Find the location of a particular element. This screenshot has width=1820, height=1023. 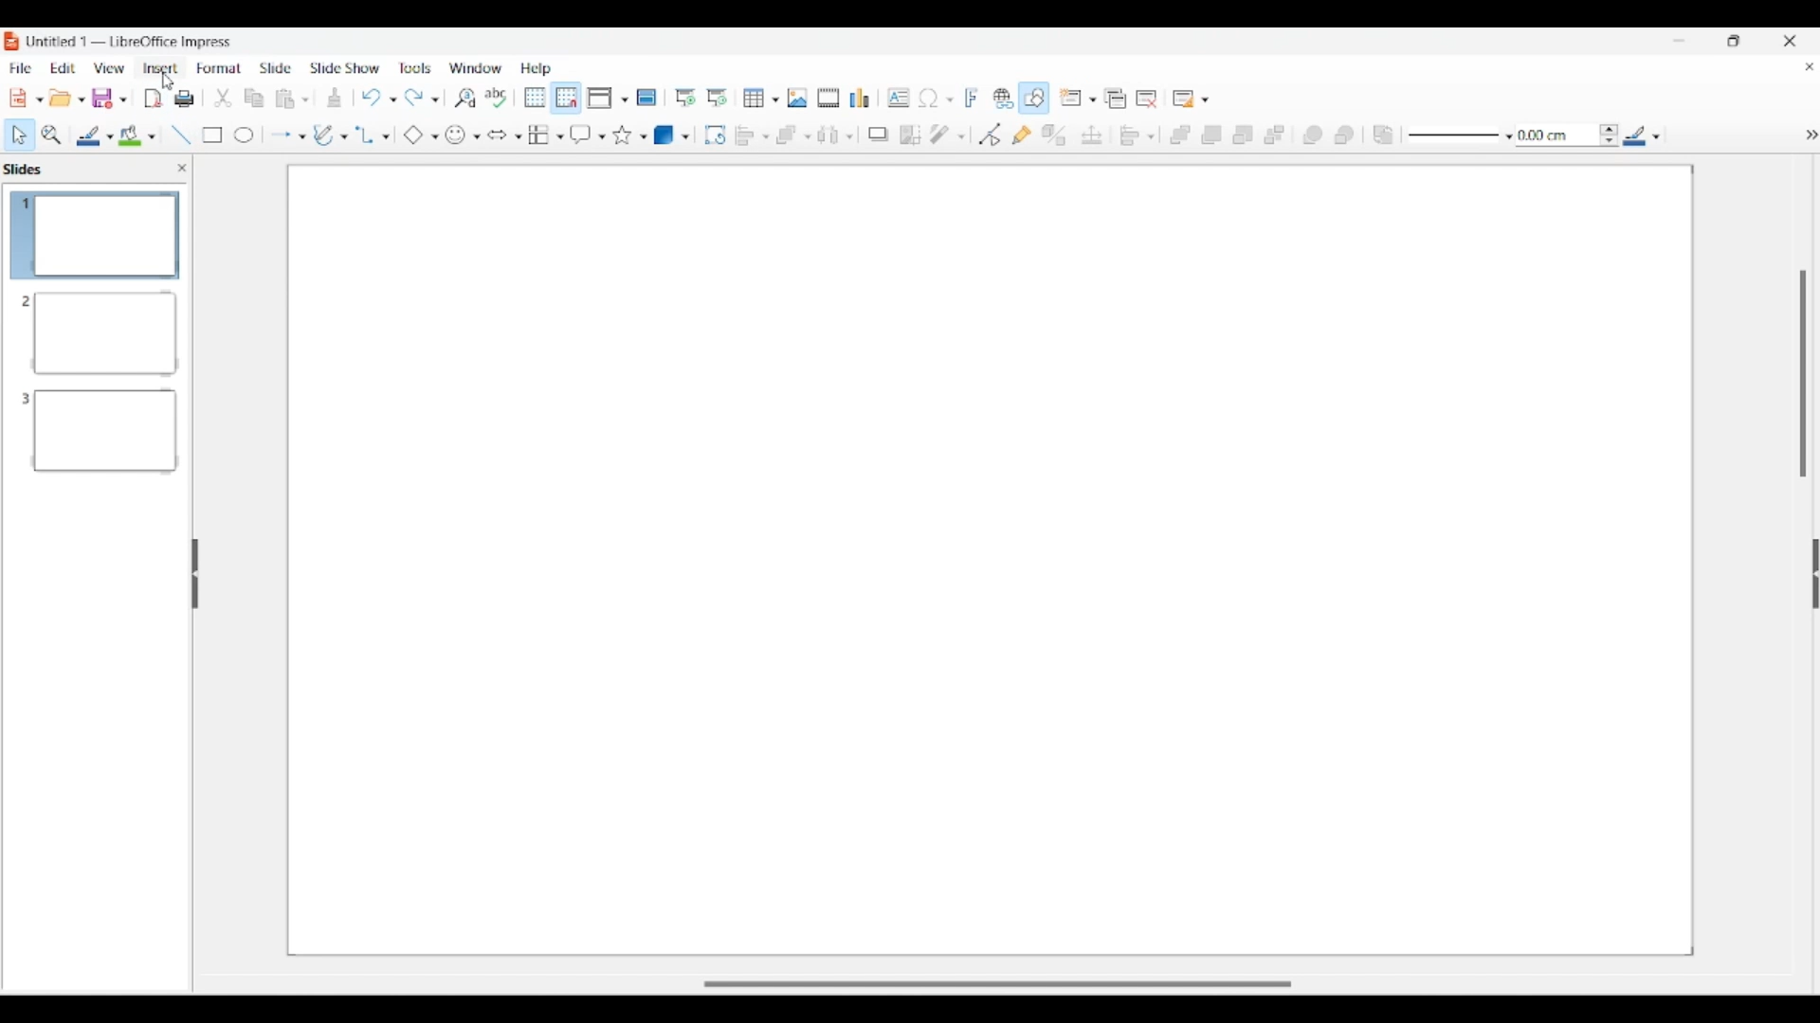

Reverse is located at coordinates (1384, 135).